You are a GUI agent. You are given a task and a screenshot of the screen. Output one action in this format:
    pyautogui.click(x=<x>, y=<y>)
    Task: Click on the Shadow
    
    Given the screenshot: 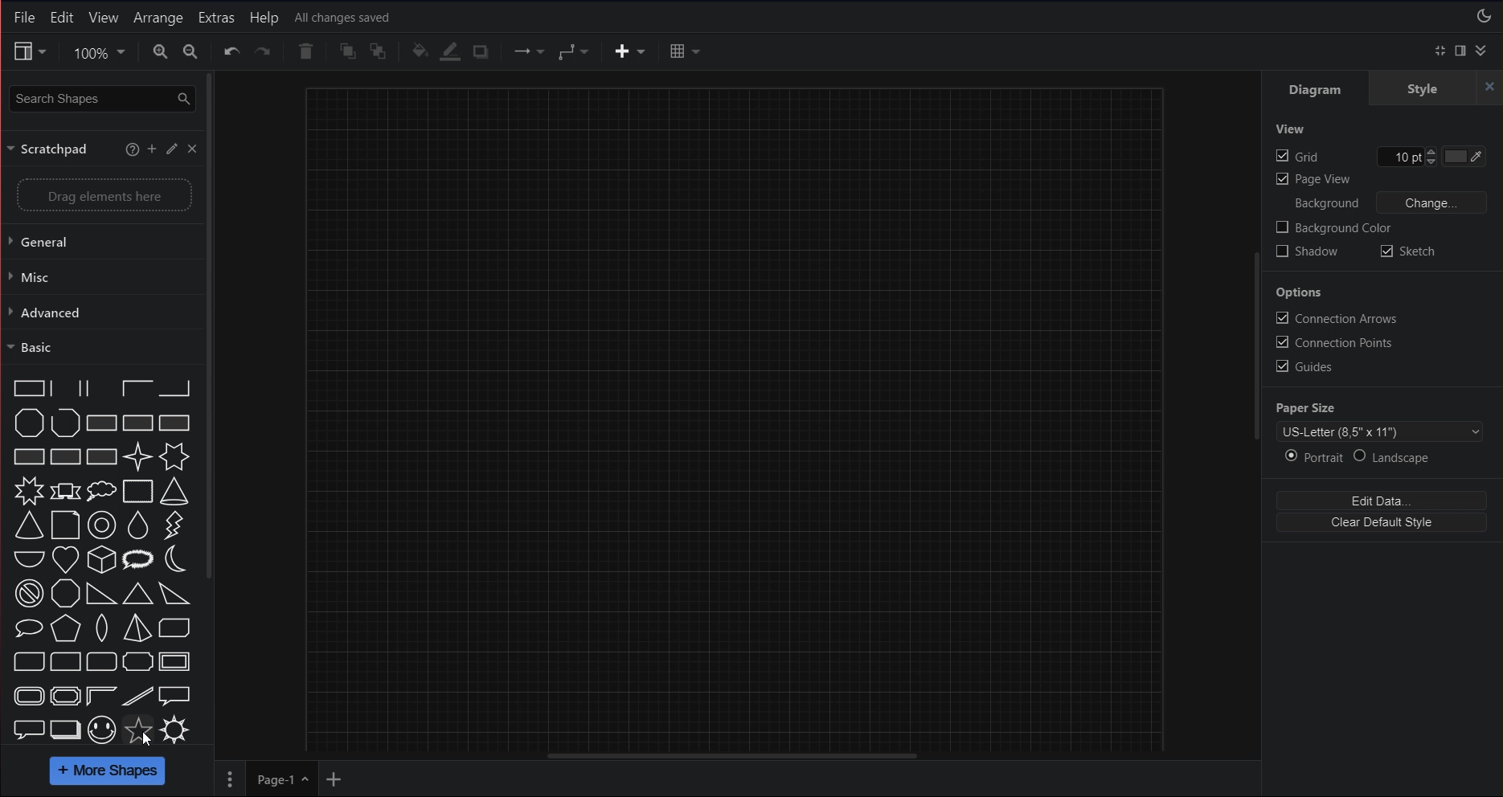 What is the action you would take?
    pyautogui.click(x=1308, y=251)
    